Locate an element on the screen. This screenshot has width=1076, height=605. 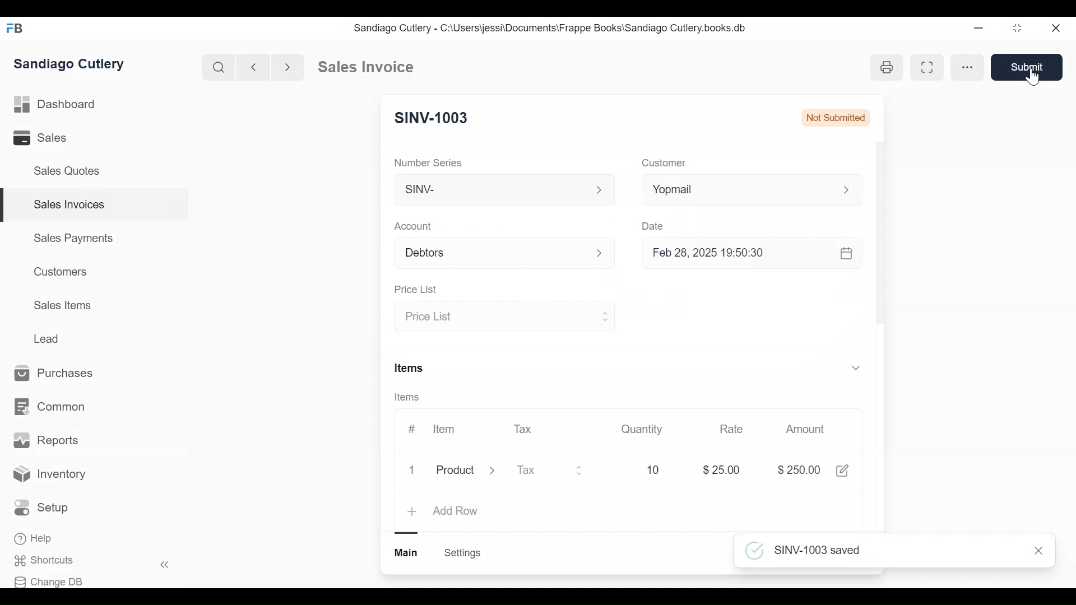
close is located at coordinates (1057, 29).